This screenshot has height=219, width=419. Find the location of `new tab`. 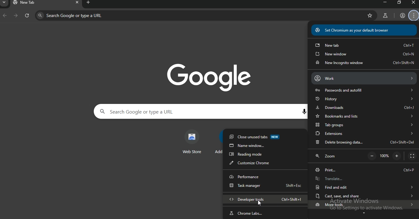

new tab is located at coordinates (365, 45).